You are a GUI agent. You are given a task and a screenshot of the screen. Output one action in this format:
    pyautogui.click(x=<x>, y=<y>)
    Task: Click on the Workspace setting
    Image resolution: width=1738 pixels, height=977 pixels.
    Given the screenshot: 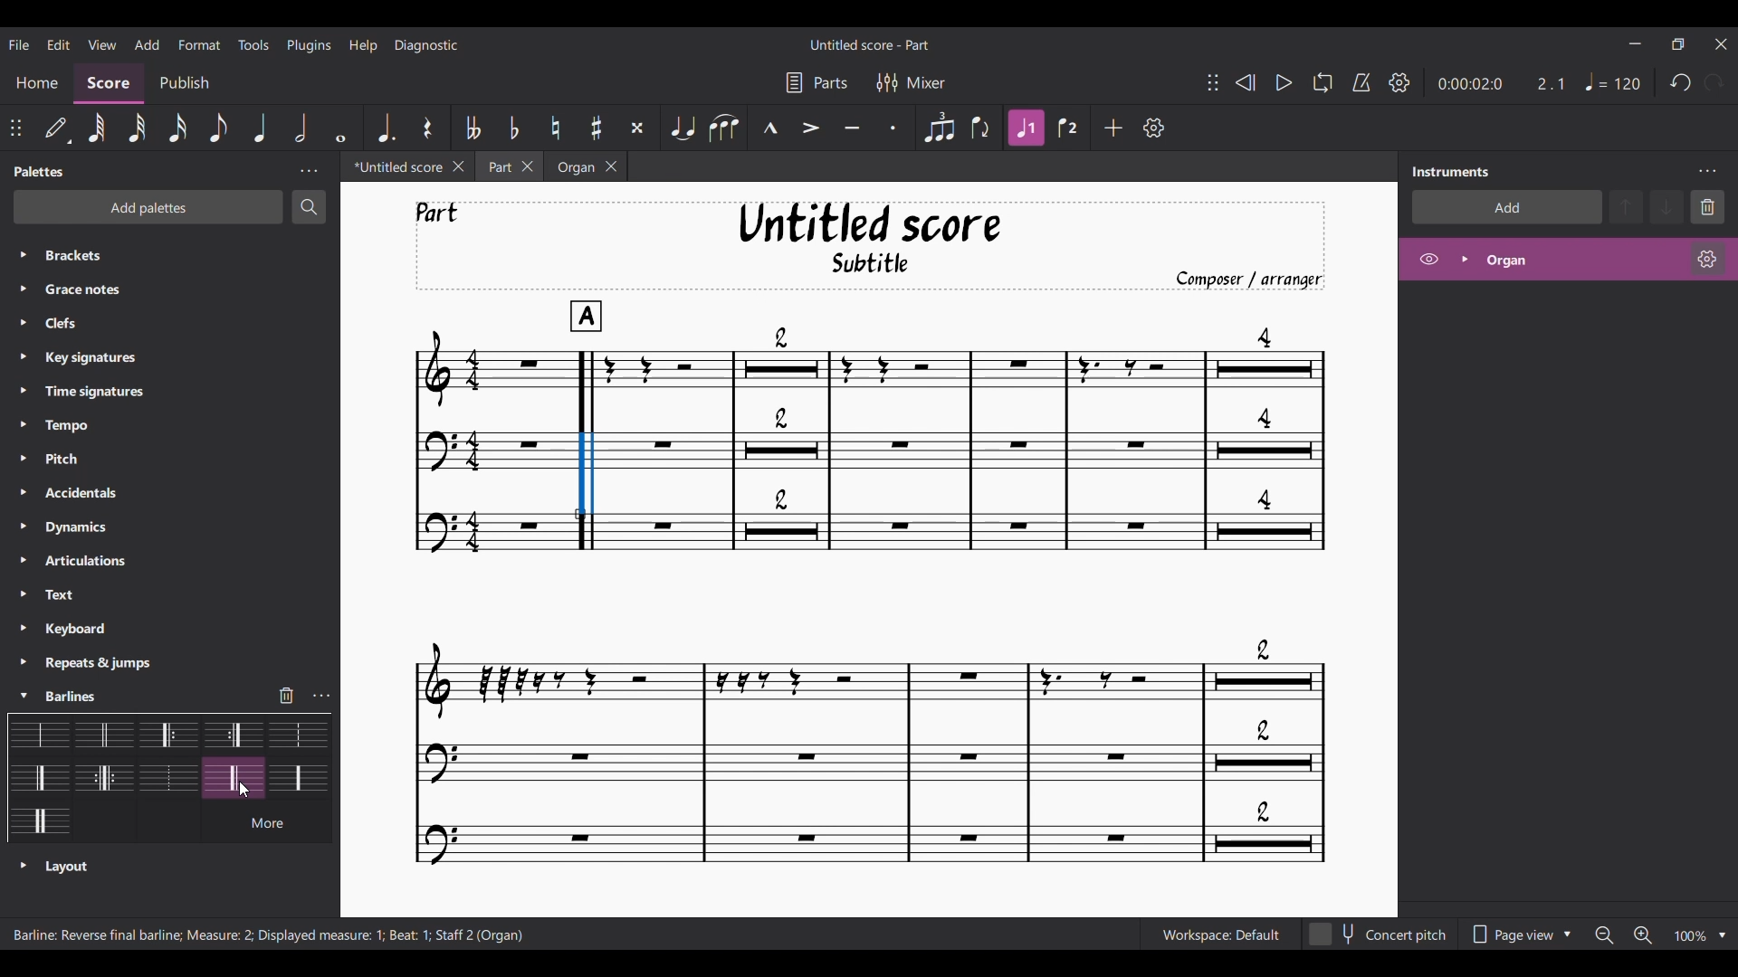 What is the action you would take?
    pyautogui.click(x=1220, y=934)
    